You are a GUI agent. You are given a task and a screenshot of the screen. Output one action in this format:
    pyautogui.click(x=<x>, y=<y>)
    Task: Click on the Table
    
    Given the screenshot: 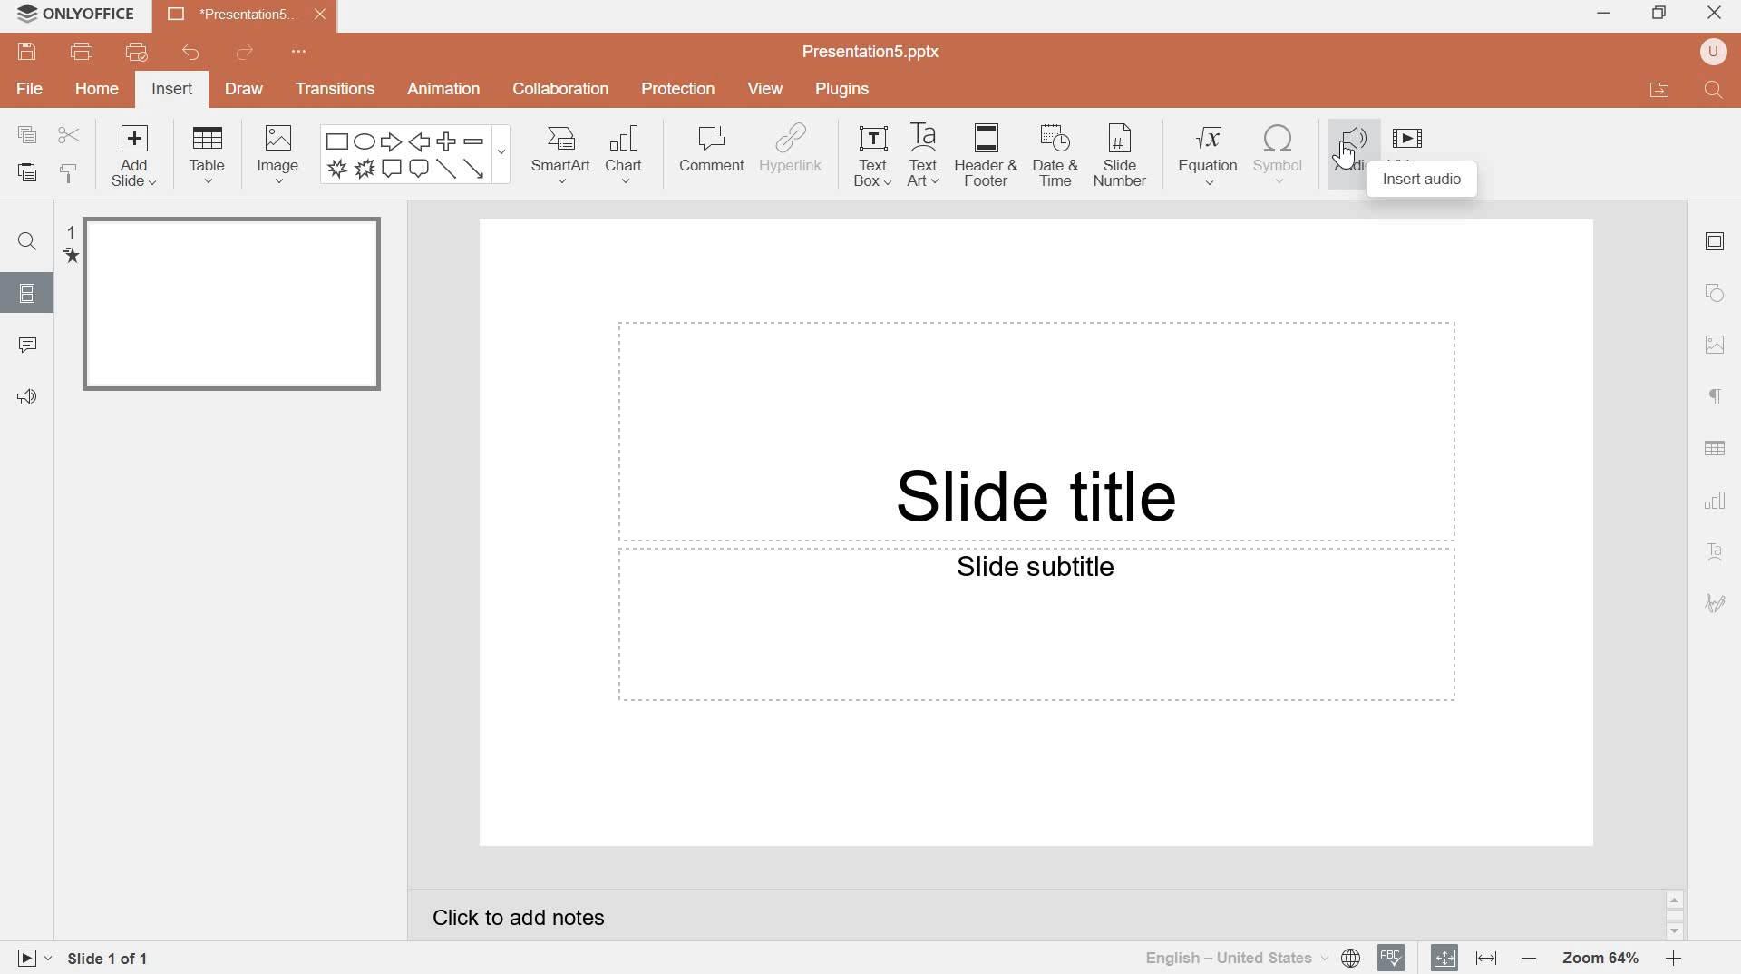 What is the action you would take?
    pyautogui.click(x=208, y=153)
    